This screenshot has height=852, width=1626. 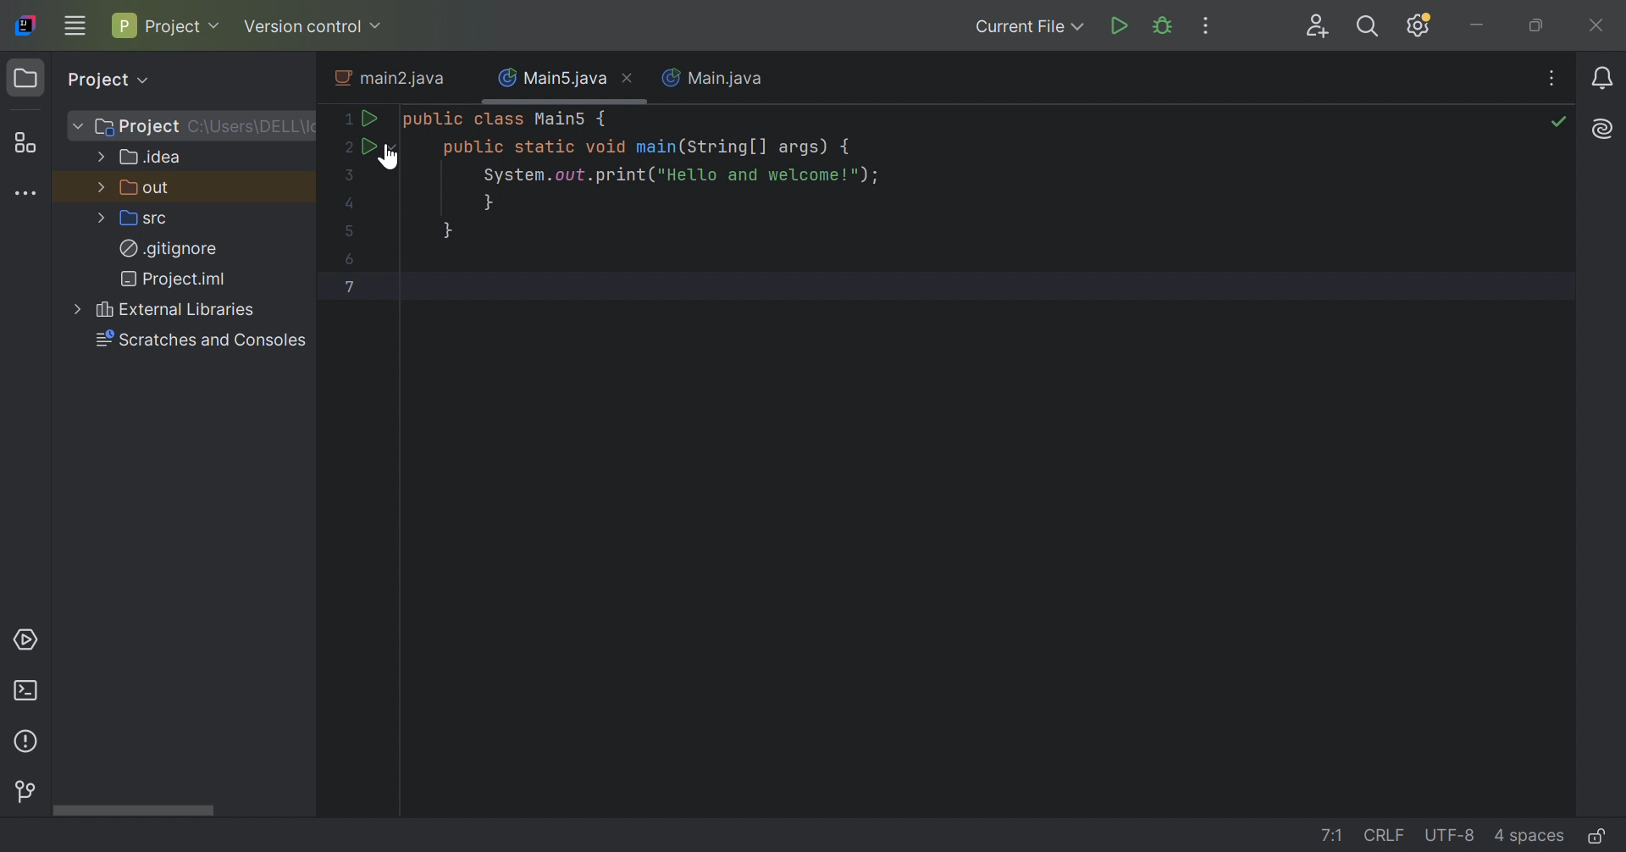 What do you see at coordinates (1560, 122) in the screenshot?
I see `No problems found` at bounding box center [1560, 122].